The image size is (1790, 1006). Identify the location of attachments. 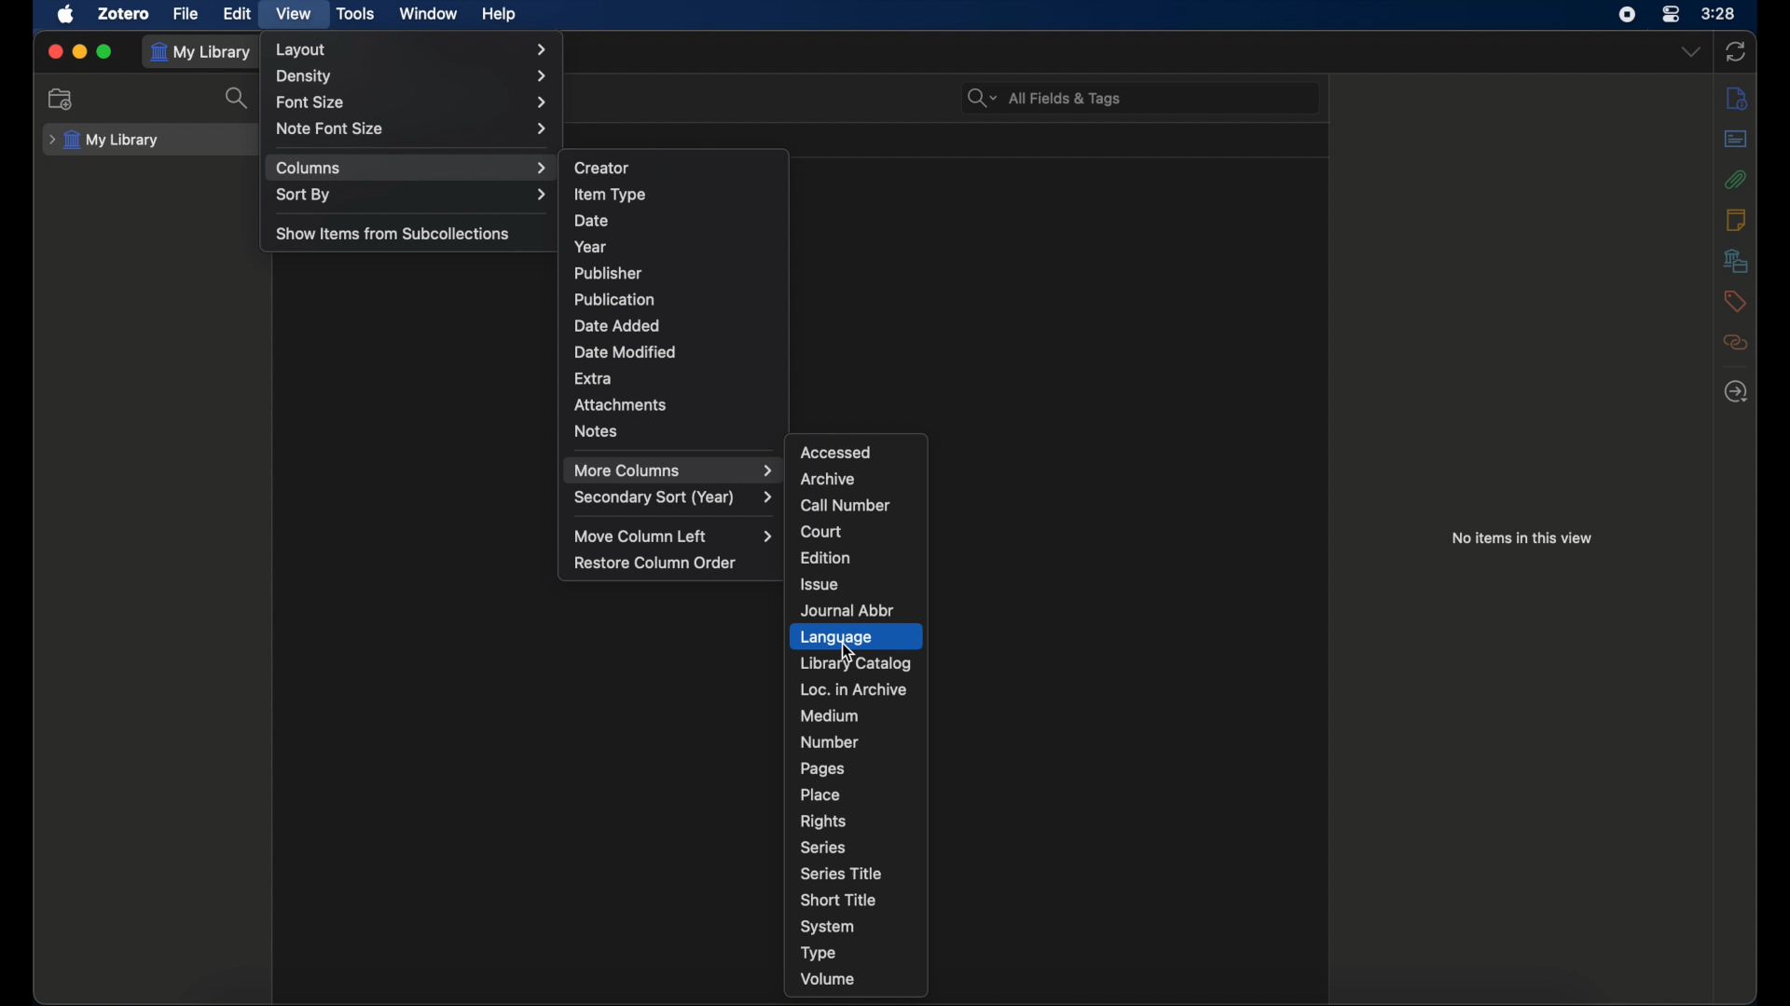
(1734, 179).